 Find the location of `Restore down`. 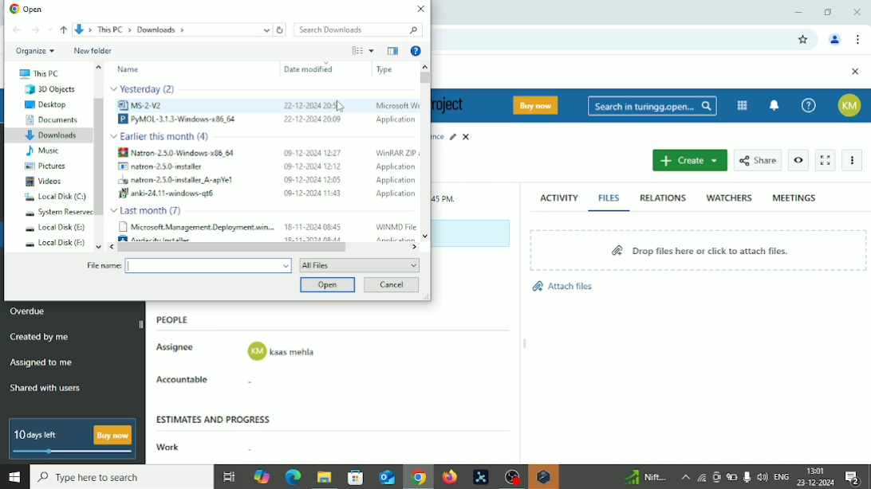

Restore down is located at coordinates (830, 11).